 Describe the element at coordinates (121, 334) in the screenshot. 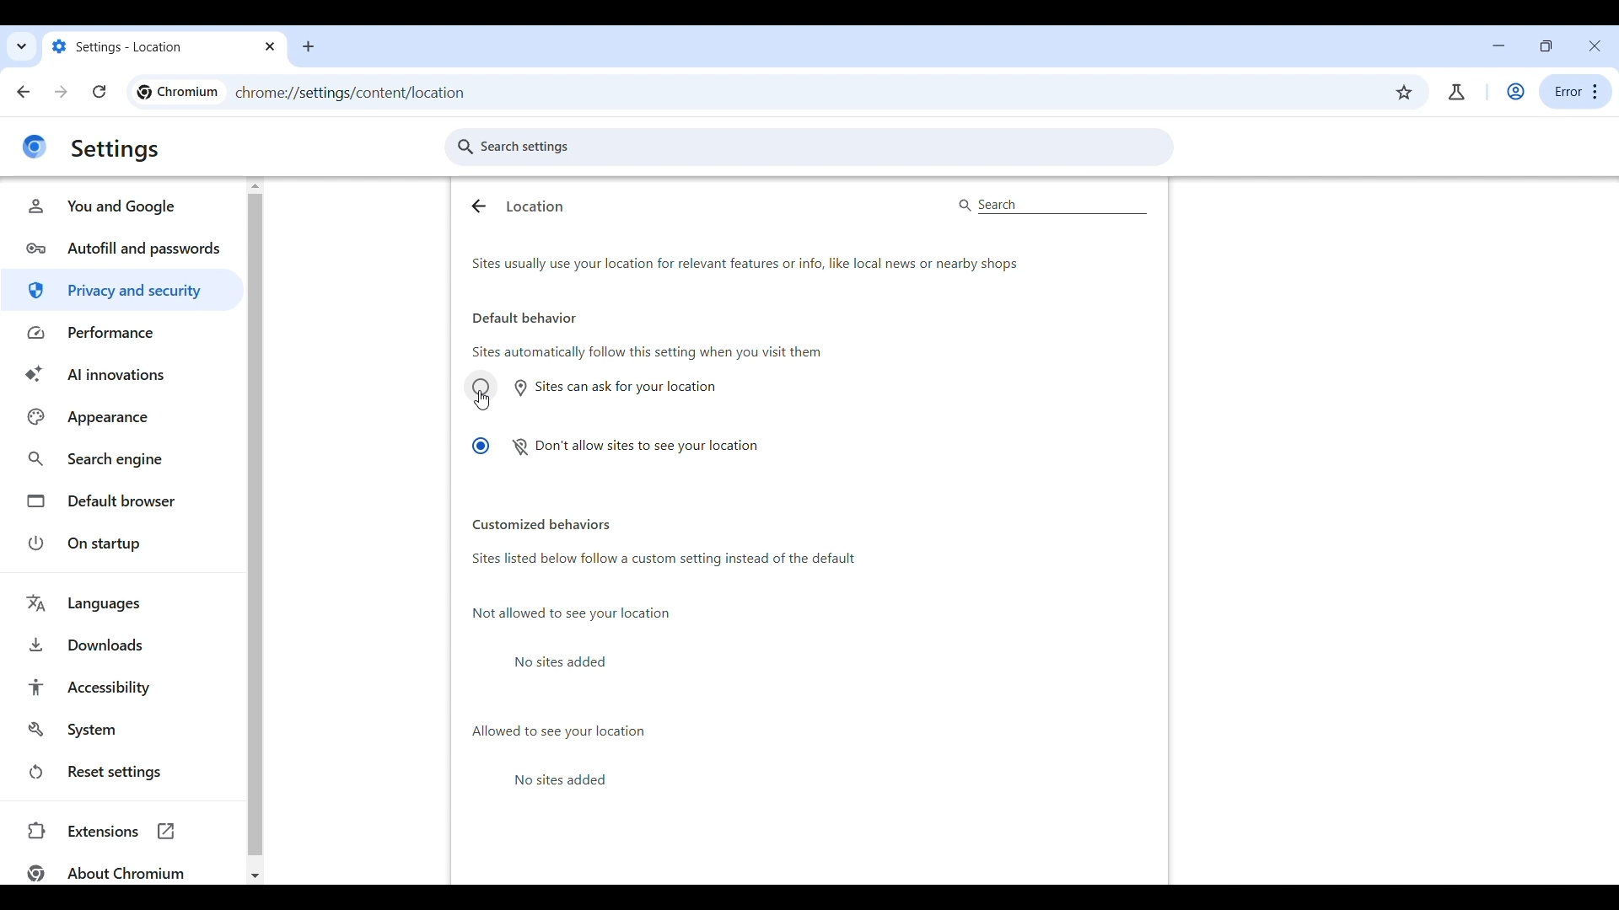

I see `Performance` at that location.